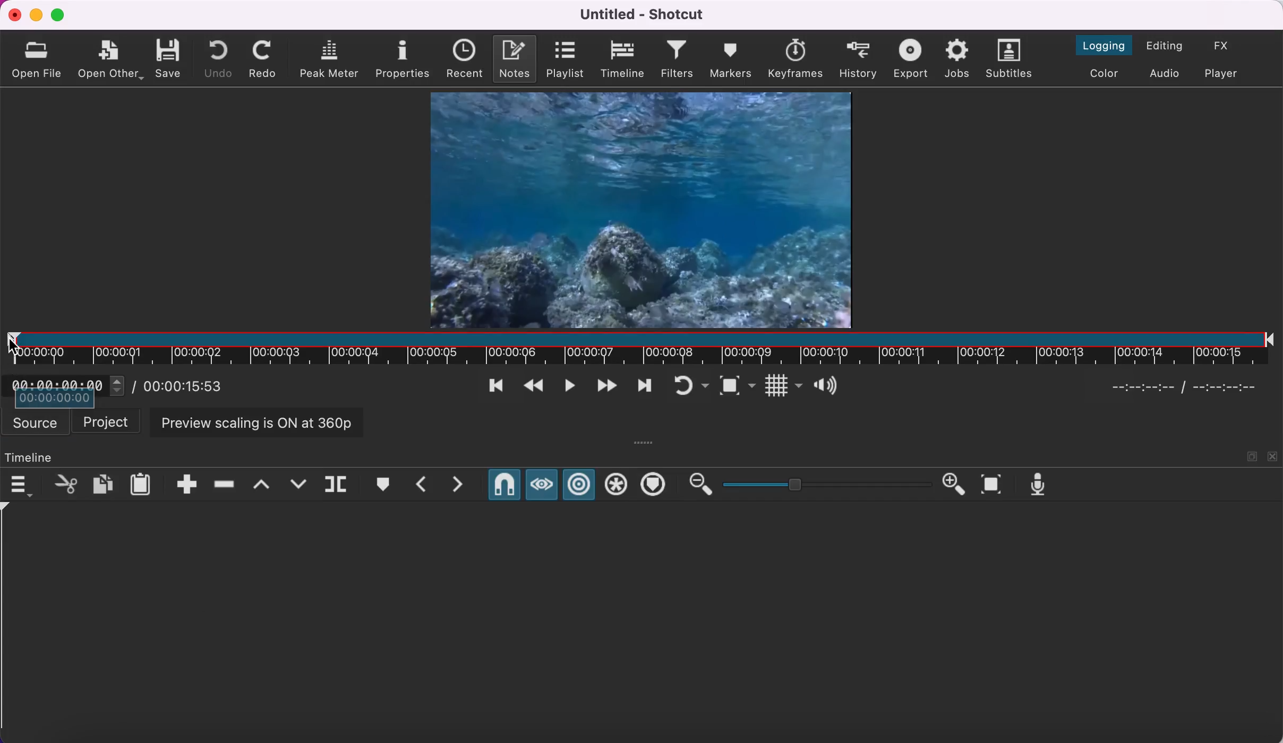  Describe the element at coordinates (1168, 45) in the screenshot. I see `switch to the editing layout` at that location.